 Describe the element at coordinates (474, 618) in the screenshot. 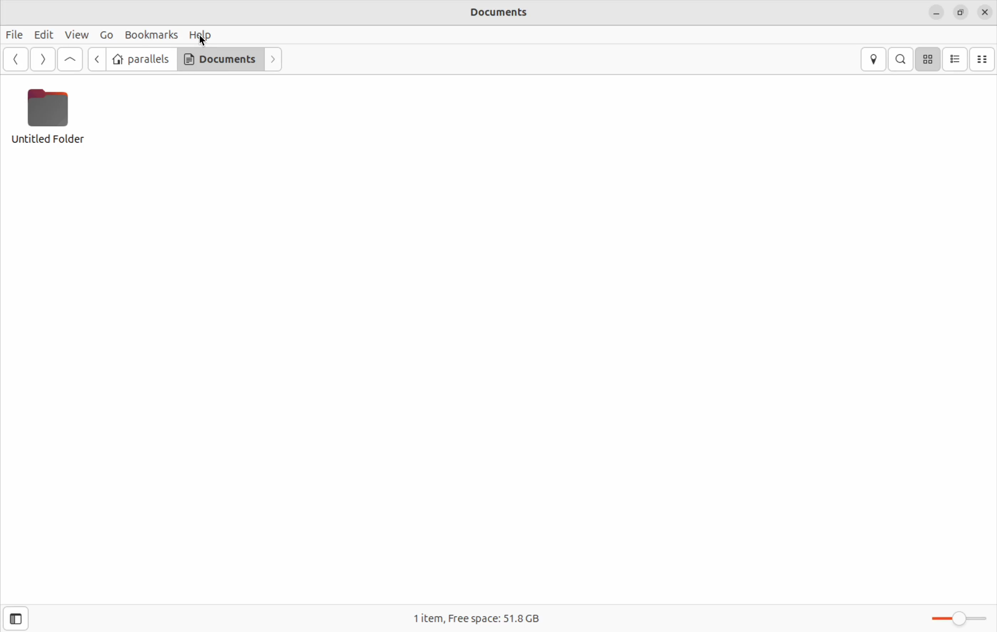

I see `1 item free space 51.8Gb` at that location.